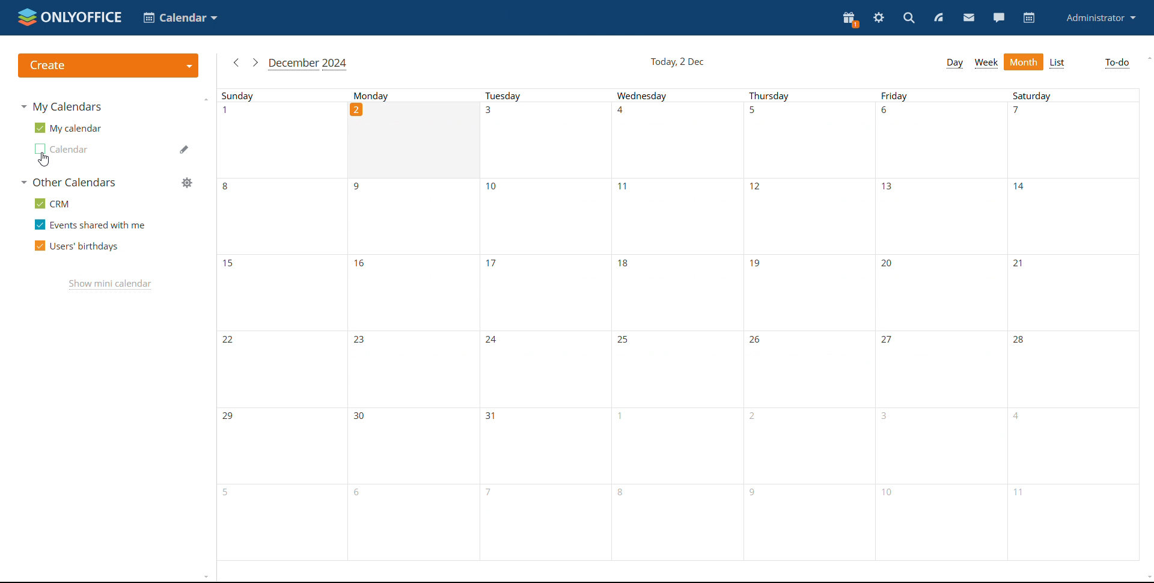  I want to click on 8, so click(279, 215).